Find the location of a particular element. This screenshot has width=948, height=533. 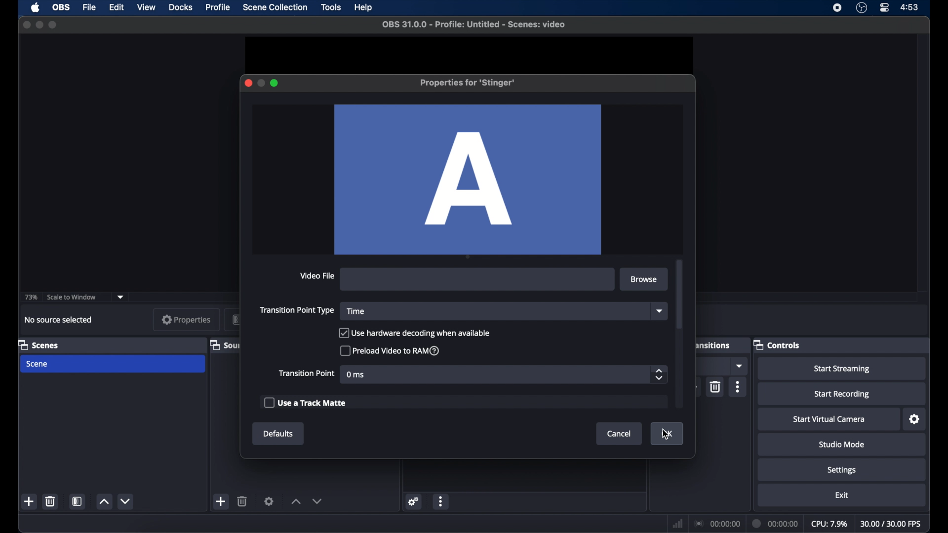

video file is located at coordinates (316, 275).